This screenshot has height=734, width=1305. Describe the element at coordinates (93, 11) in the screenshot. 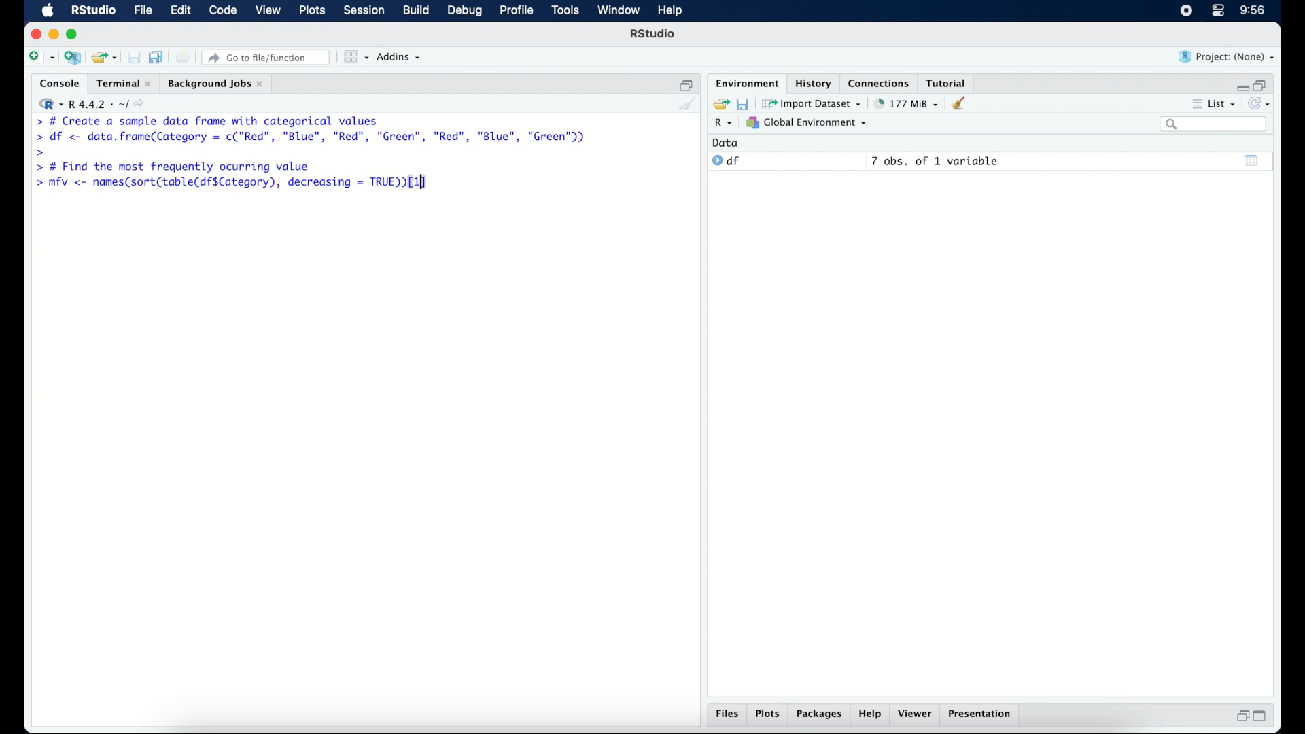

I see `R studio` at that location.